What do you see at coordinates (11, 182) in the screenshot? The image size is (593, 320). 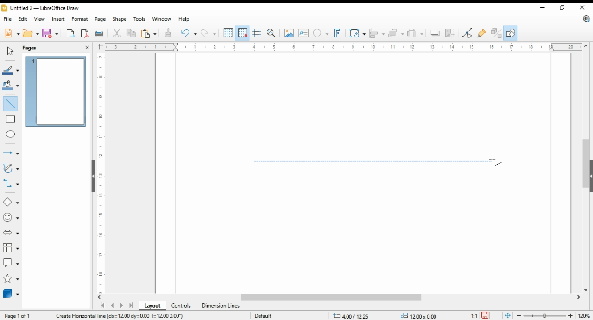 I see `connectors` at bounding box center [11, 182].